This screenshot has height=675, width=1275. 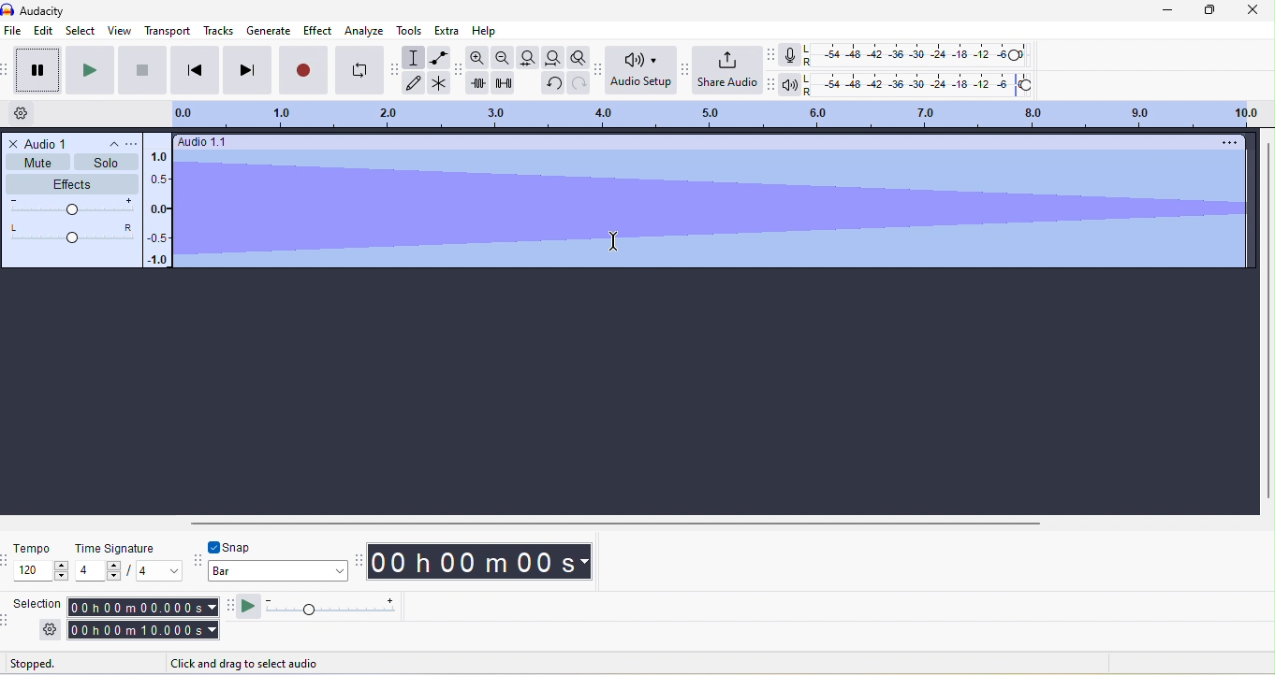 What do you see at coordinates (1226, 141) in the screenshot?
I see `options` at bounding box center [1226, 141].